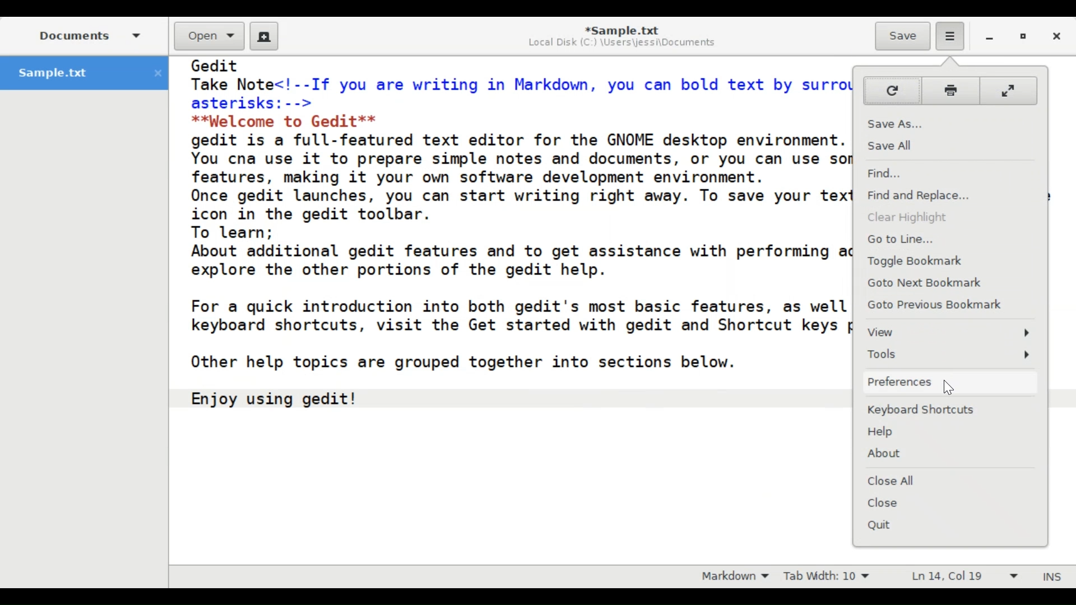  I want to click on View, so click(951, 333).